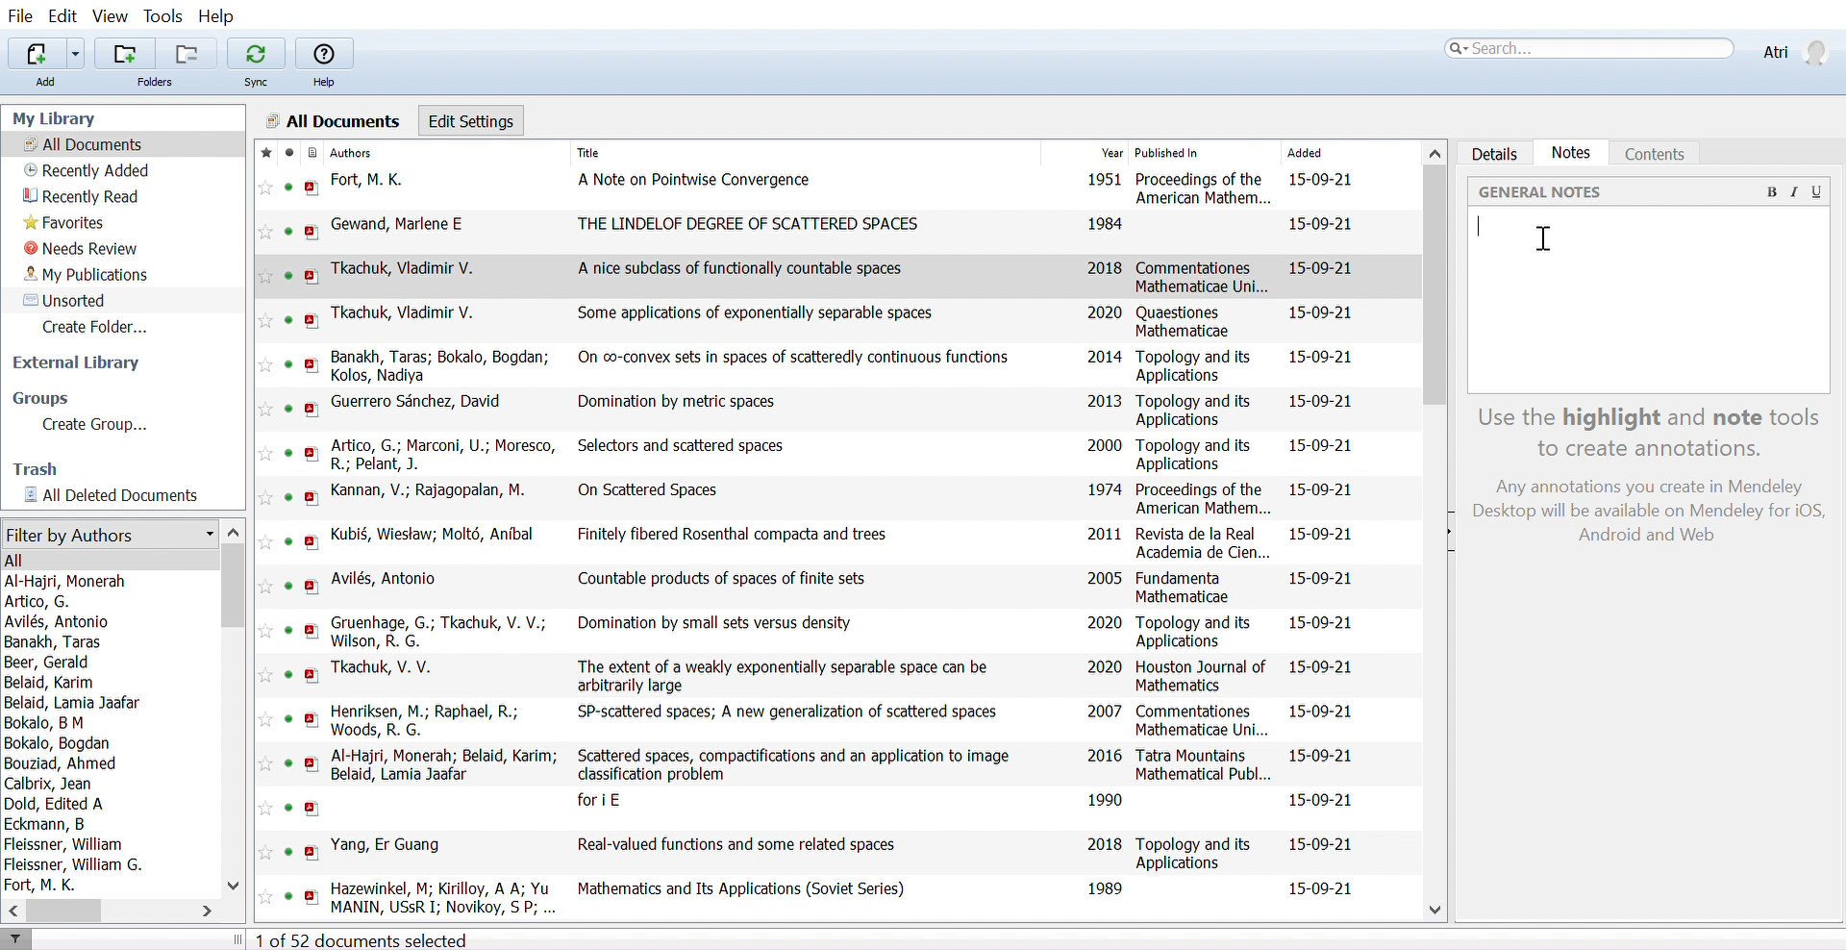 The width and height of the screenshot is (1846, 950). I want to click on Add this reference to favorites, so click(265, 809).